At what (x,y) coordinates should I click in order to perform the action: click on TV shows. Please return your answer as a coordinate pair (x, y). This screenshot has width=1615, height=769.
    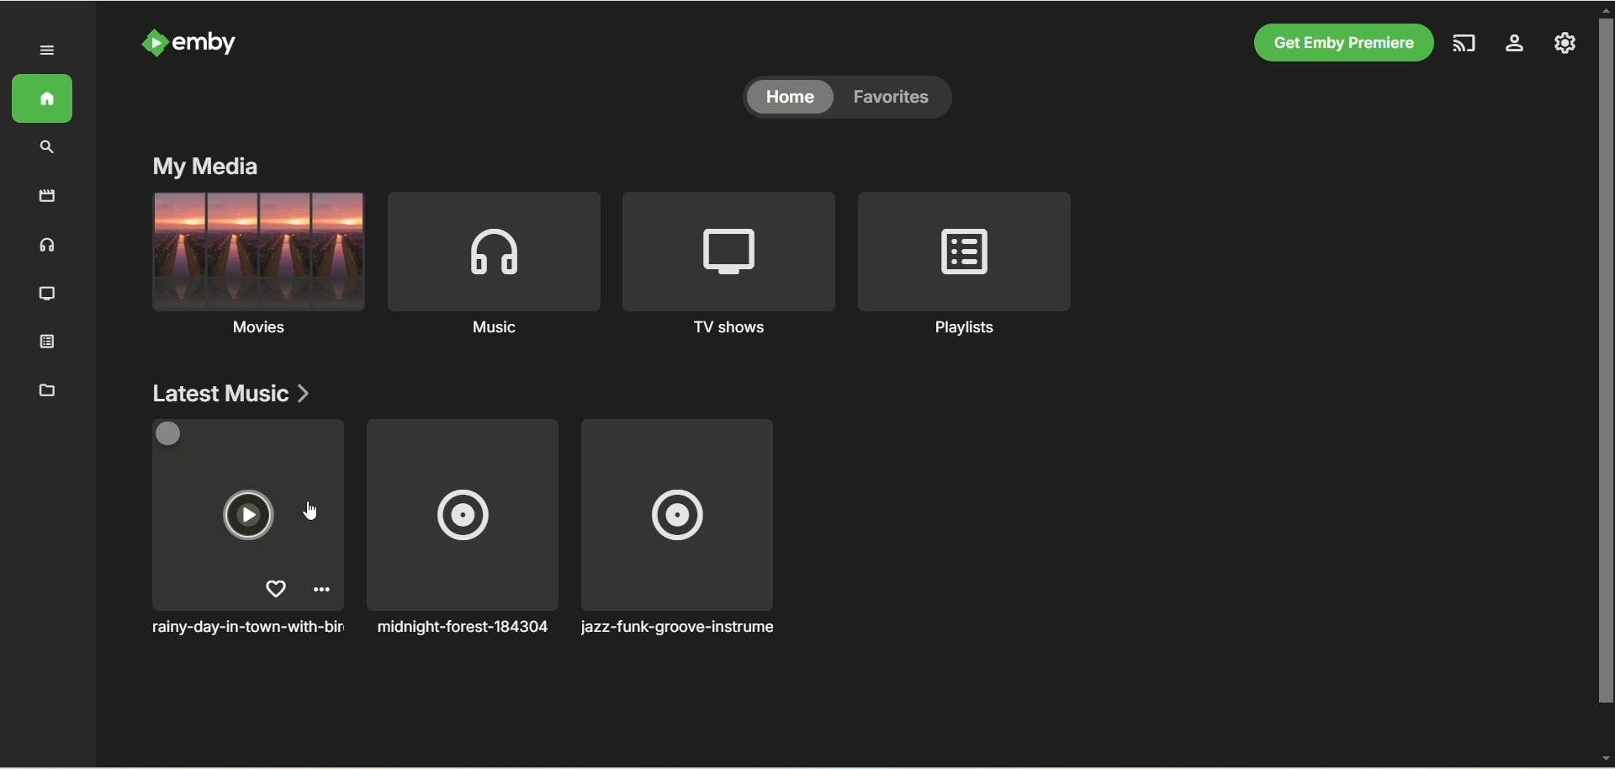
    Looking at the image, I should click on (45, 292).